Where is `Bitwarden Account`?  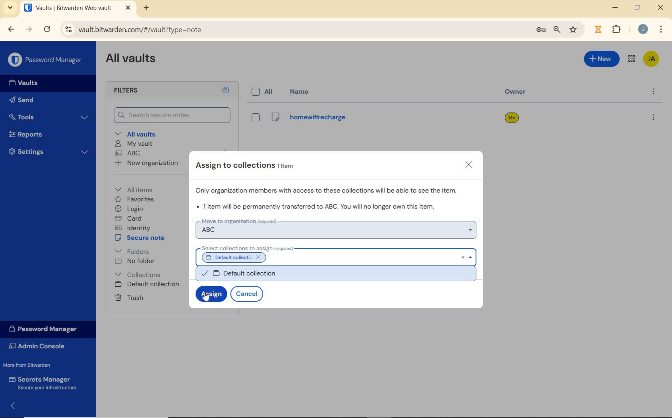
Bitwarden Account is located at coordinates (652, 60).